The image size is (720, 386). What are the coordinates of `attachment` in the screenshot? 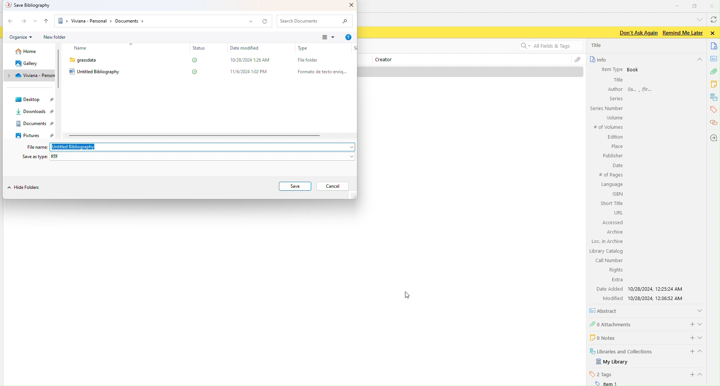 It's located at (713, 72).